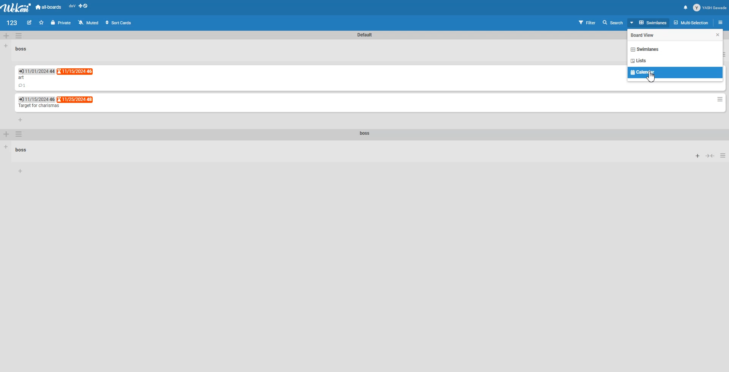 Image resolution: width=729 pixels, height=372 pixels. What do you see at coordinates (675, 49) in the screenshot?
I see `Swimlane` at bounding box center [675, 49].